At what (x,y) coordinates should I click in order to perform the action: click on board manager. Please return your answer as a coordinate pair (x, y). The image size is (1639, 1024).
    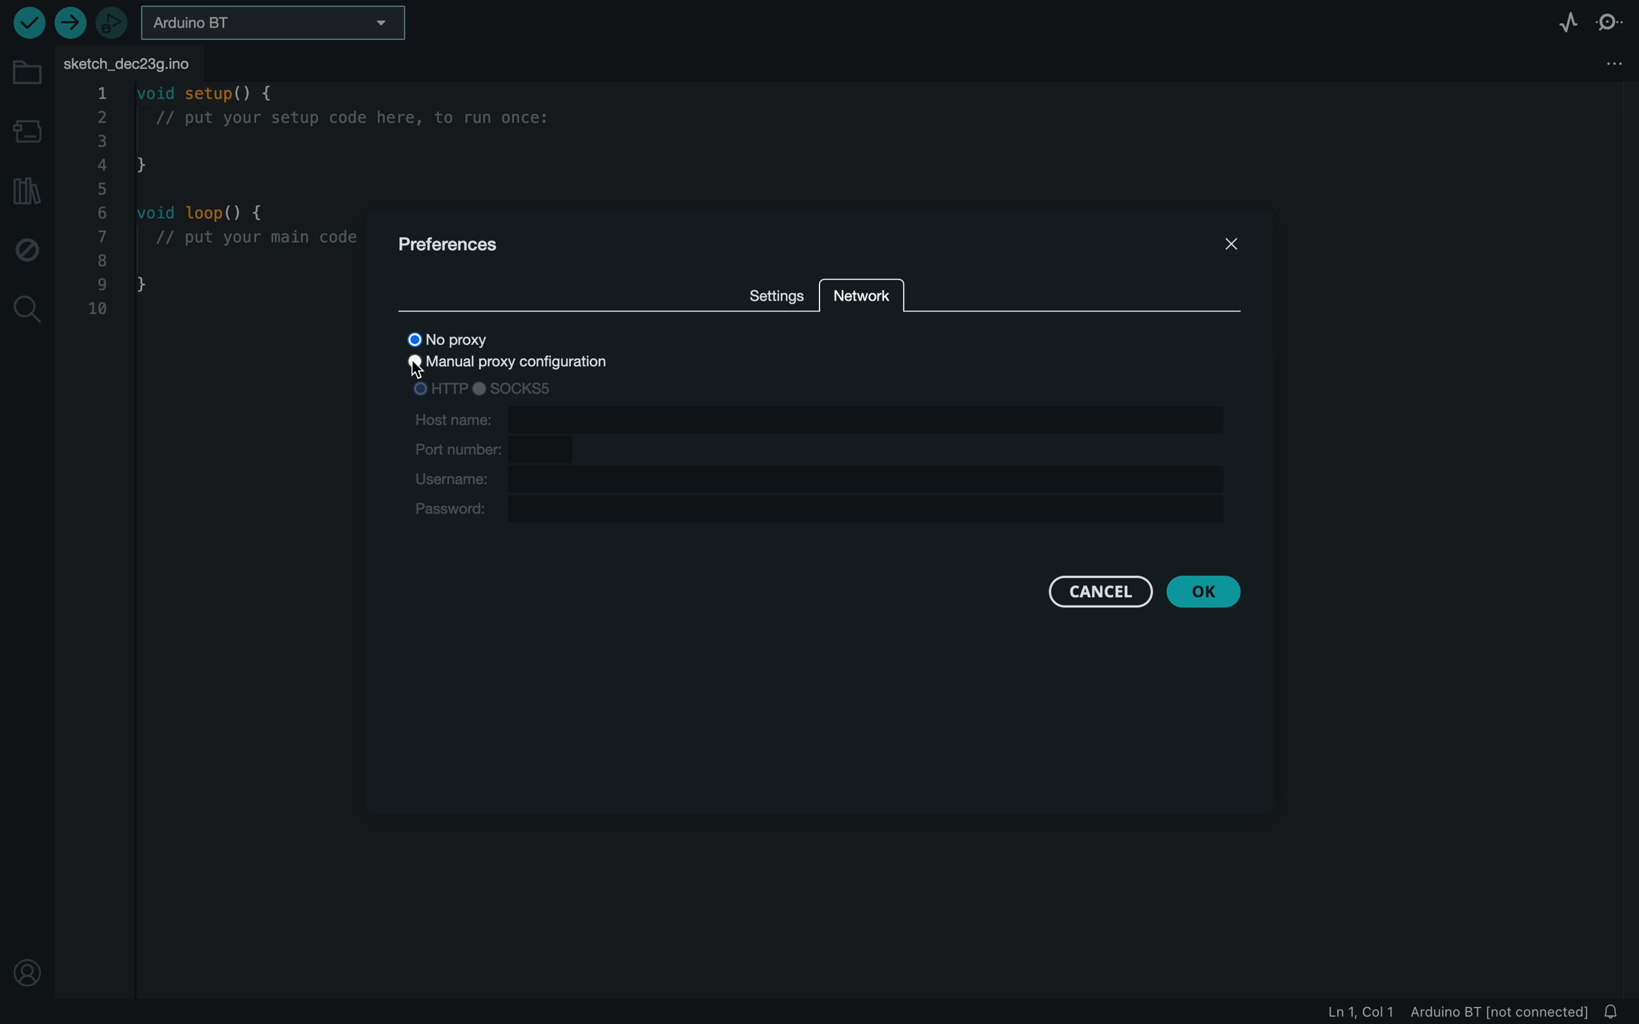
    Looking at the image, I should click on (29, 134).